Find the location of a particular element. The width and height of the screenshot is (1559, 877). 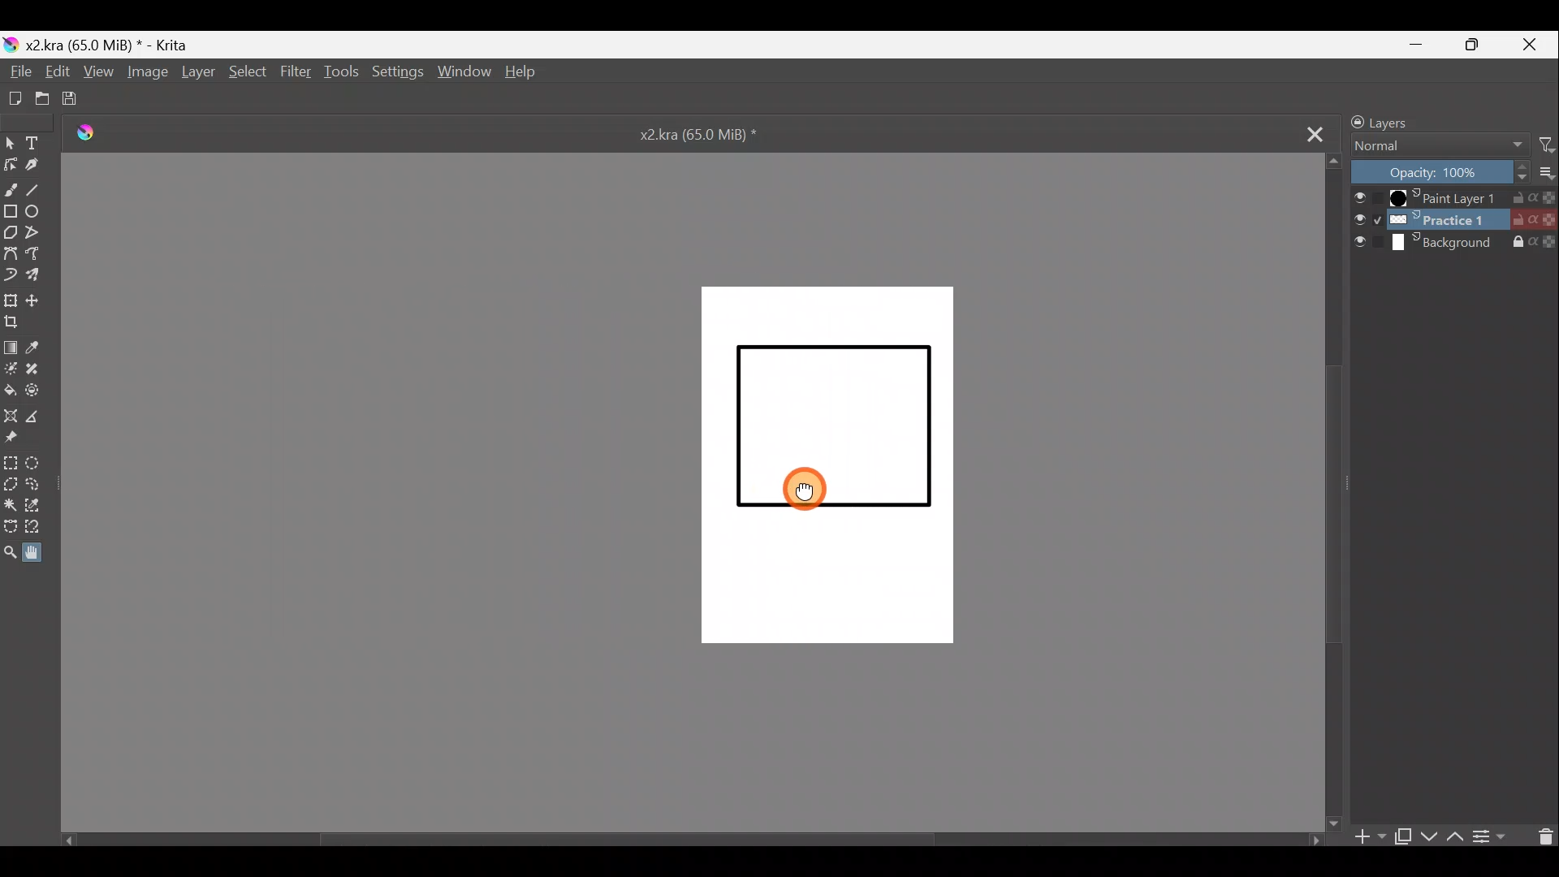

Scroll down is located at coordinates (1336, 491).